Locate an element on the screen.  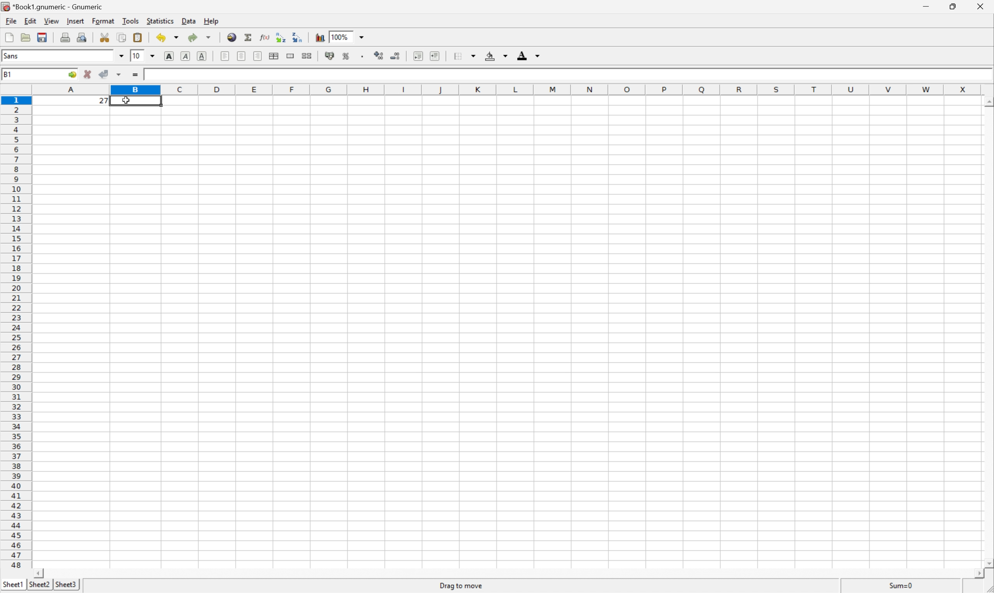
Center horizontally is located at coordinates (240, 55).